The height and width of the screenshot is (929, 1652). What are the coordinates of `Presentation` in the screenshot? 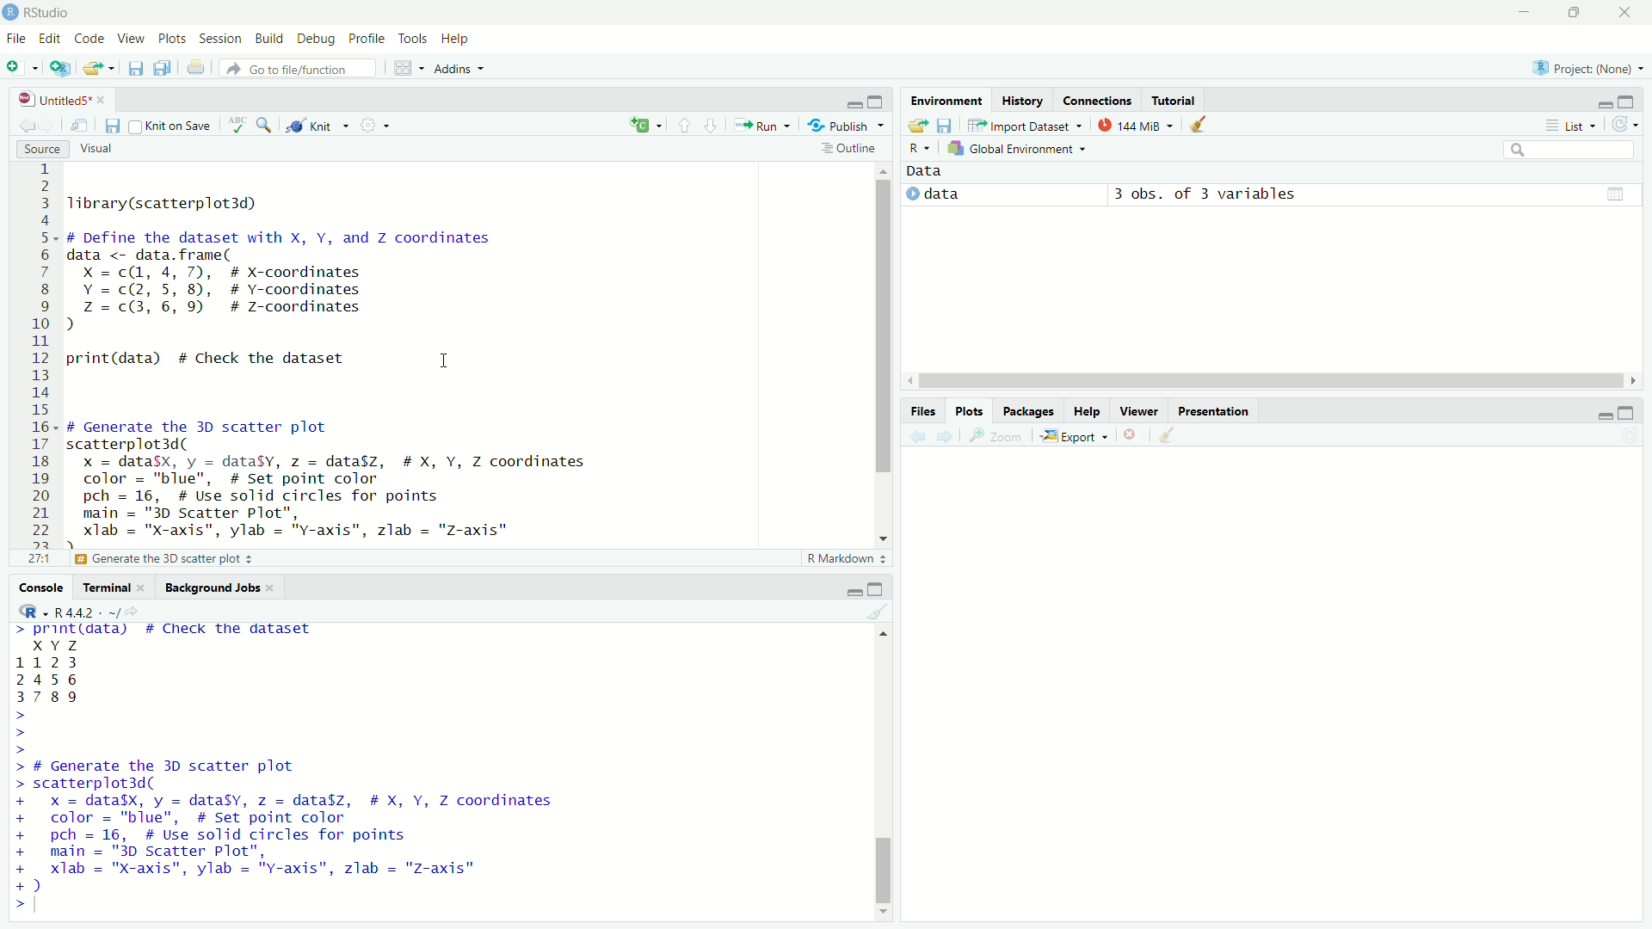 It's located at (1213, 409).